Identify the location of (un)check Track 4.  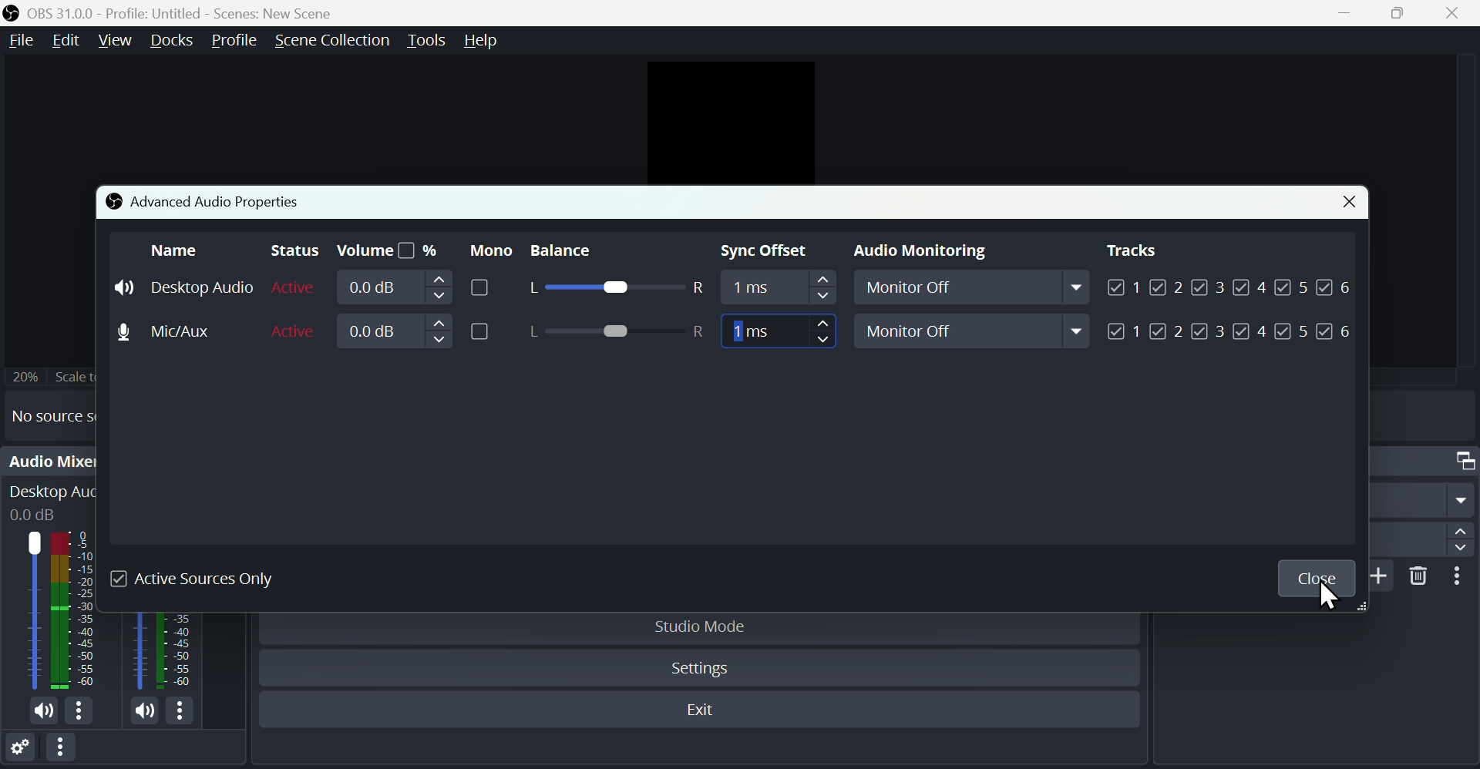
(1250, 331).